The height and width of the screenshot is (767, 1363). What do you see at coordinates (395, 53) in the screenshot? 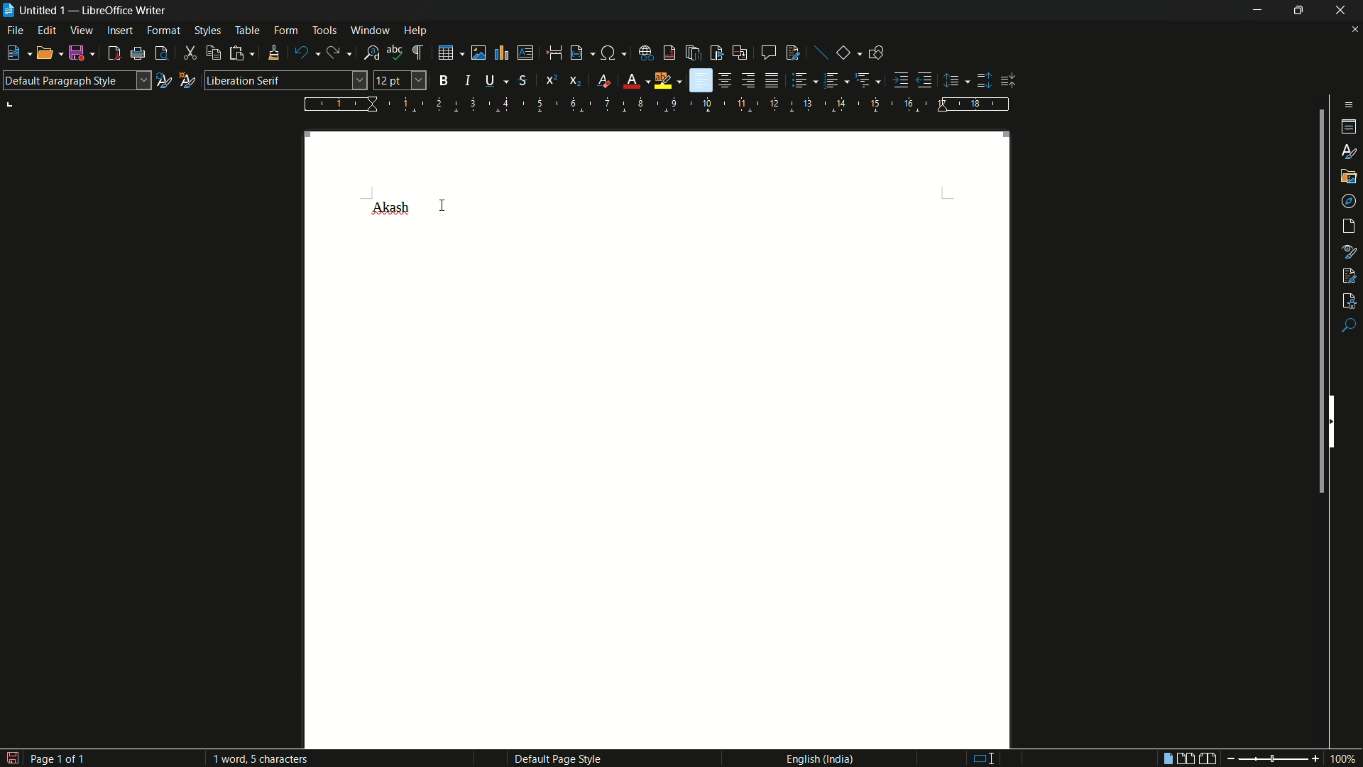
I see `check spelling` at bounding box center [395, 53].